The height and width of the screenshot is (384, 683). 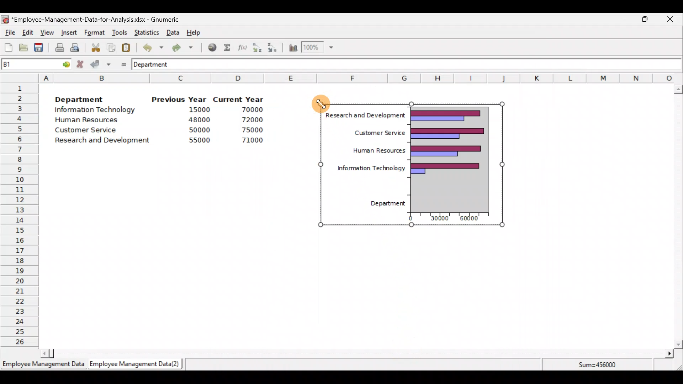 I want to click on Minimize, so click(x=619, y=21).